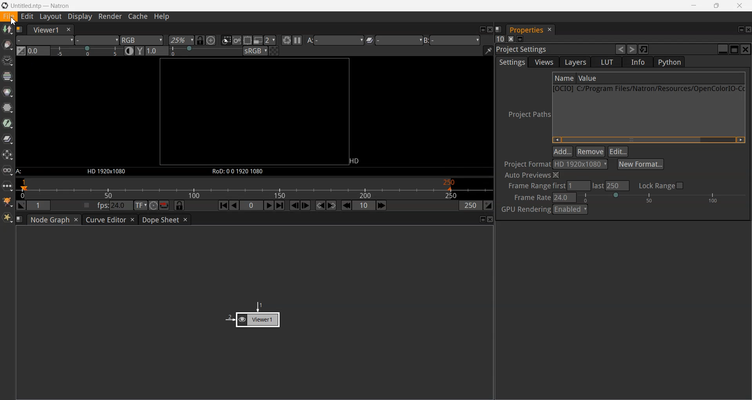 The width and height of the screenshot is (752, 400). What do you see at coordinates (164, 205) in the screenshot?
I see `Loop, bounce or stop ` at bounding box center [164, 205].